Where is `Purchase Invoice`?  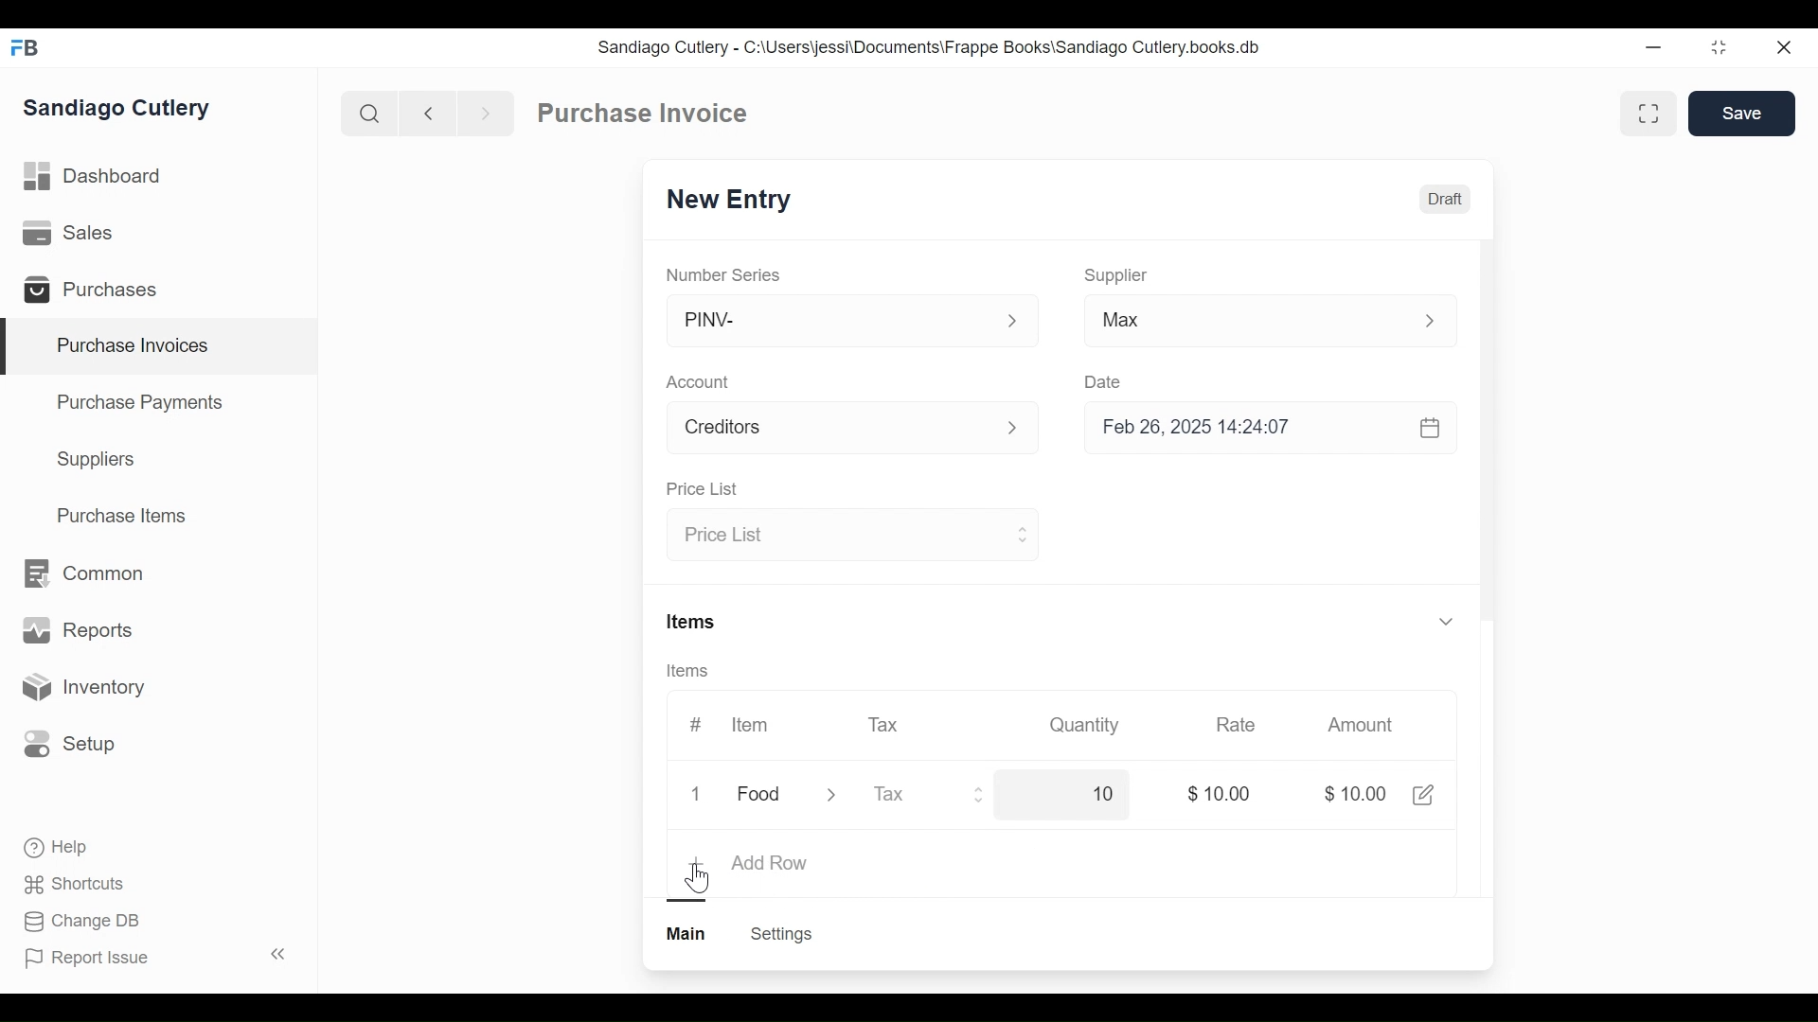
Purchase Invoice is located at coordinates (645, 114).